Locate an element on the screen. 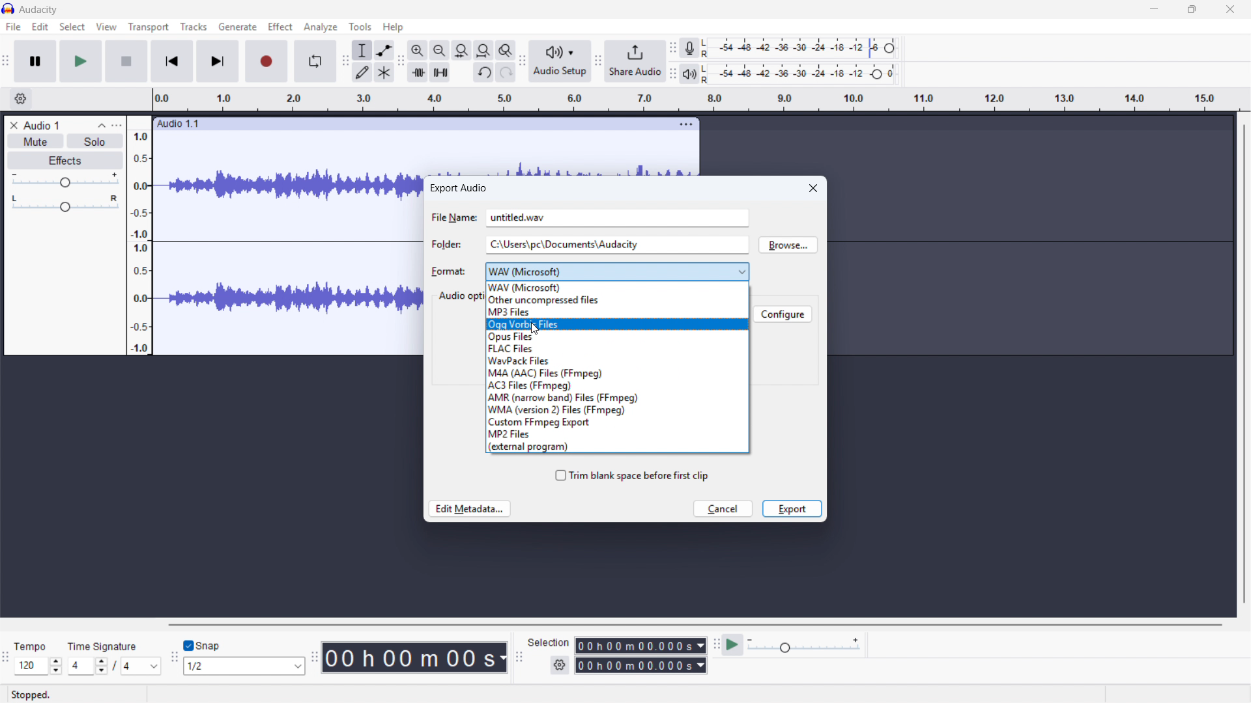  Click to drag is located at coordinates (404, 124).